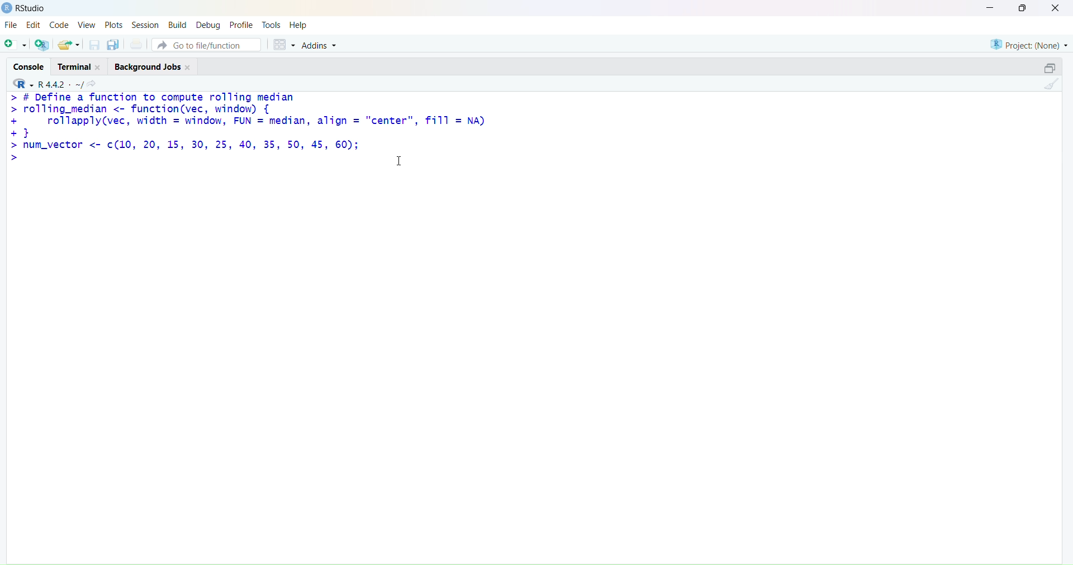 Image resolution: width=1073 pixels, height=565 pixels. Describe the element at coordinates (400, 160) in the screenshot. I see `cursor` at that location.